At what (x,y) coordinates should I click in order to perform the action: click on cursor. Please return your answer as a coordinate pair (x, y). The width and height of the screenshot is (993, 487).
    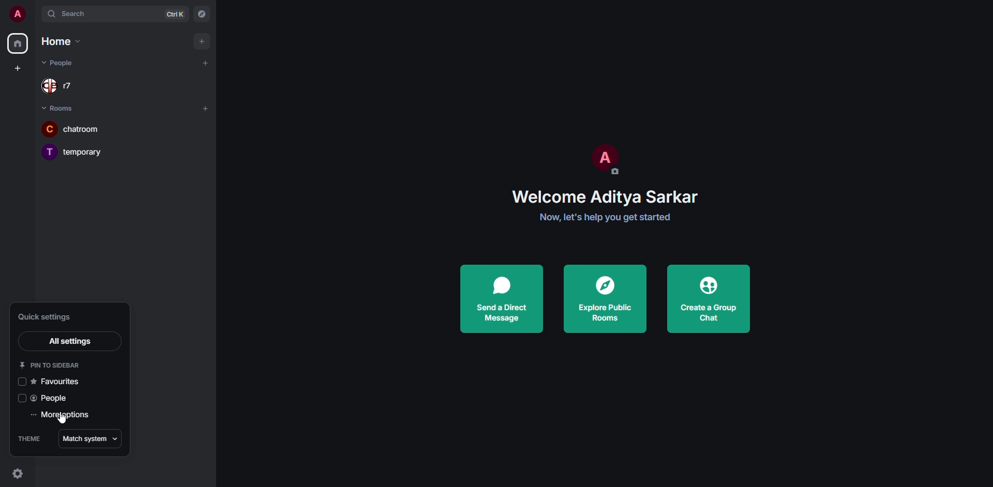
    Looking at the image, I should click on (61, 420).